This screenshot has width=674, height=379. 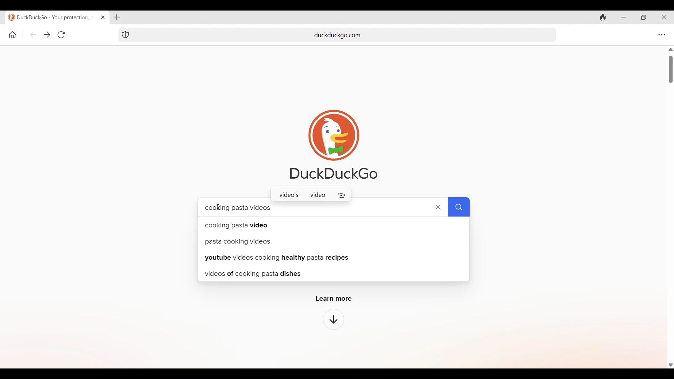 I want to click on Minimize, so click(x=623, y=18).